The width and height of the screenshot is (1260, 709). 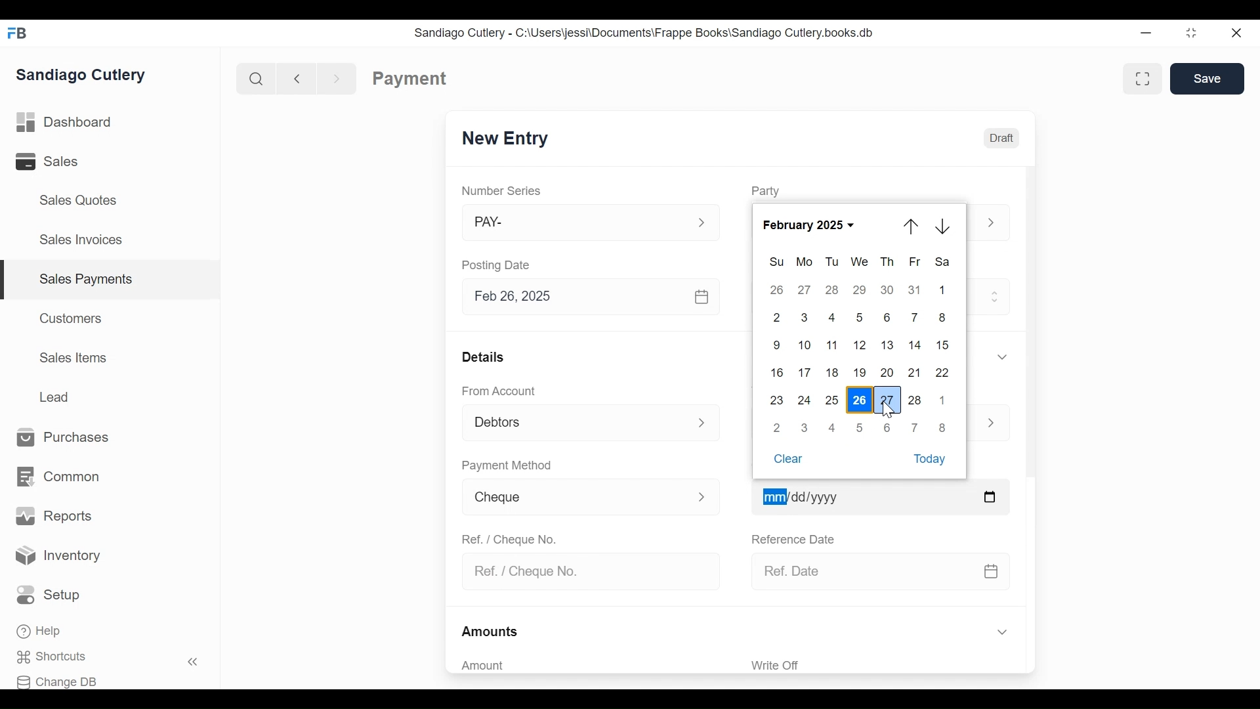 What do you see at coordinates (863, 571) in the screenshot?
I see `Ref. Date` at bounding box center [863, 571].